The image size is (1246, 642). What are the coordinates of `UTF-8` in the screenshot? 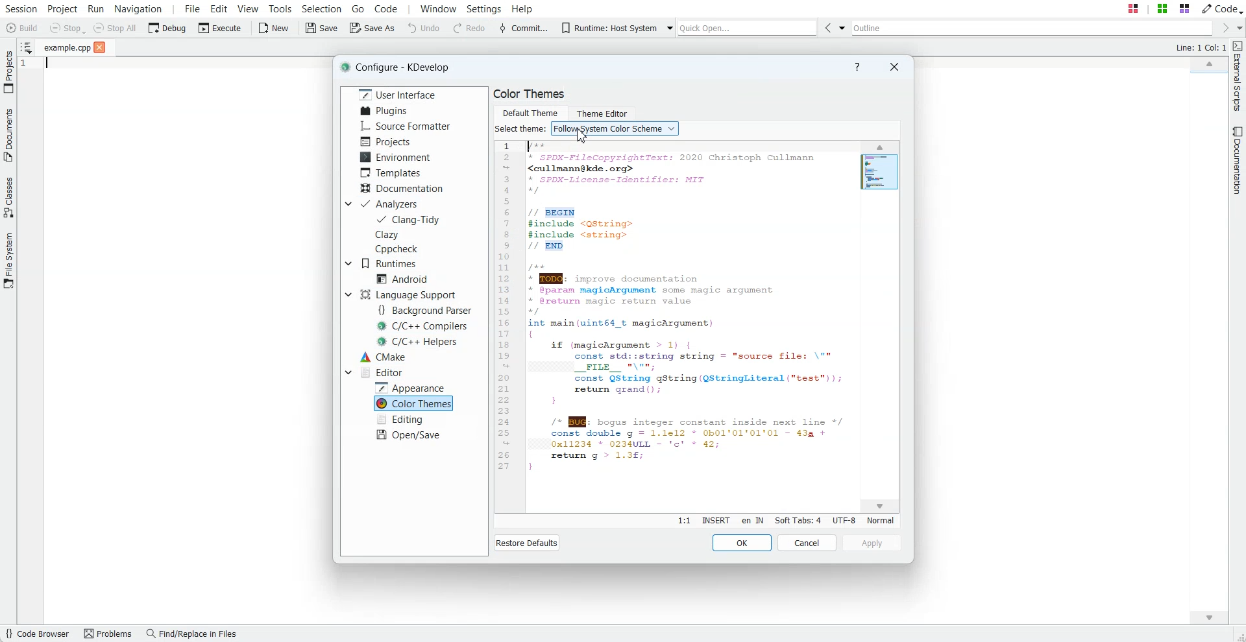 It's located at (844, 520).